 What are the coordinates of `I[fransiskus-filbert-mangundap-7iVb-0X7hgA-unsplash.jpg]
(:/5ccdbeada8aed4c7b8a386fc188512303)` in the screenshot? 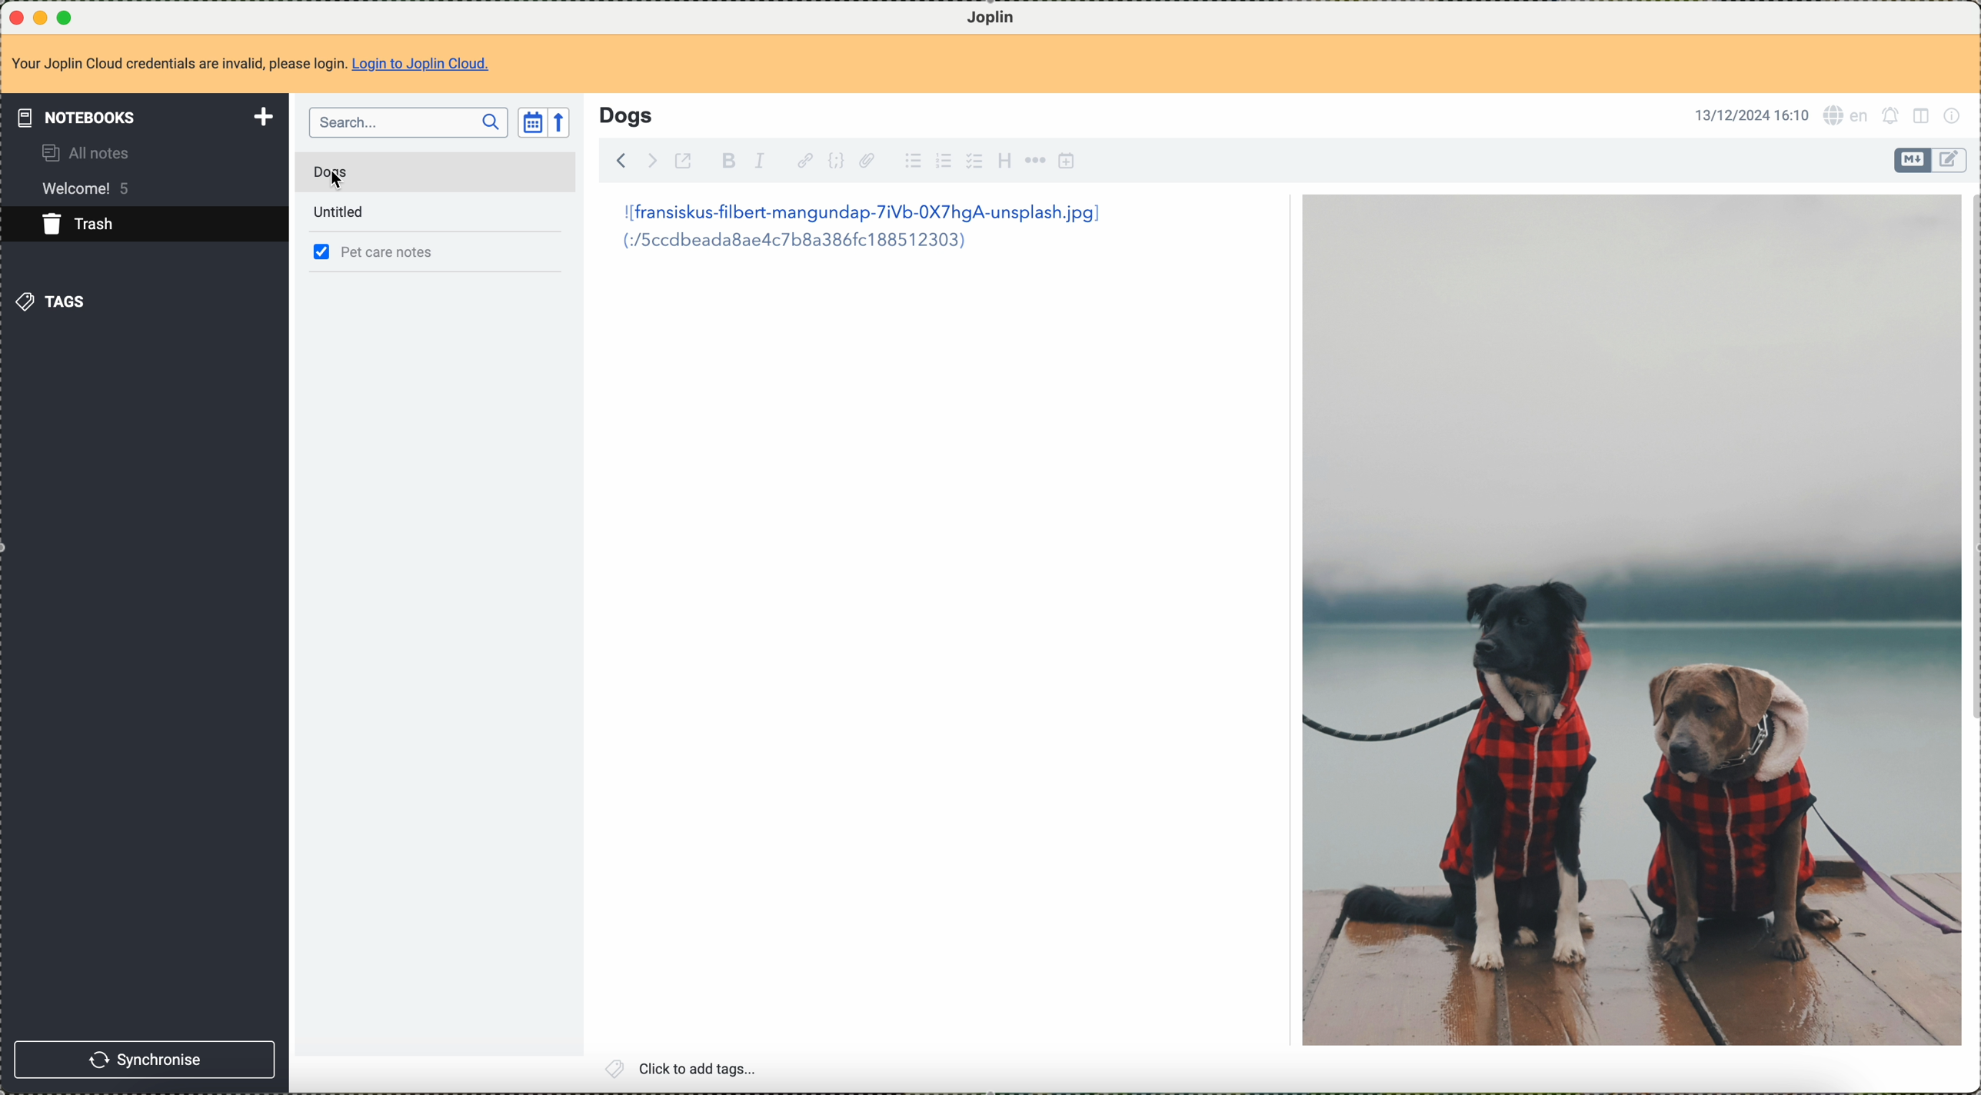 It's located at (857, 228).